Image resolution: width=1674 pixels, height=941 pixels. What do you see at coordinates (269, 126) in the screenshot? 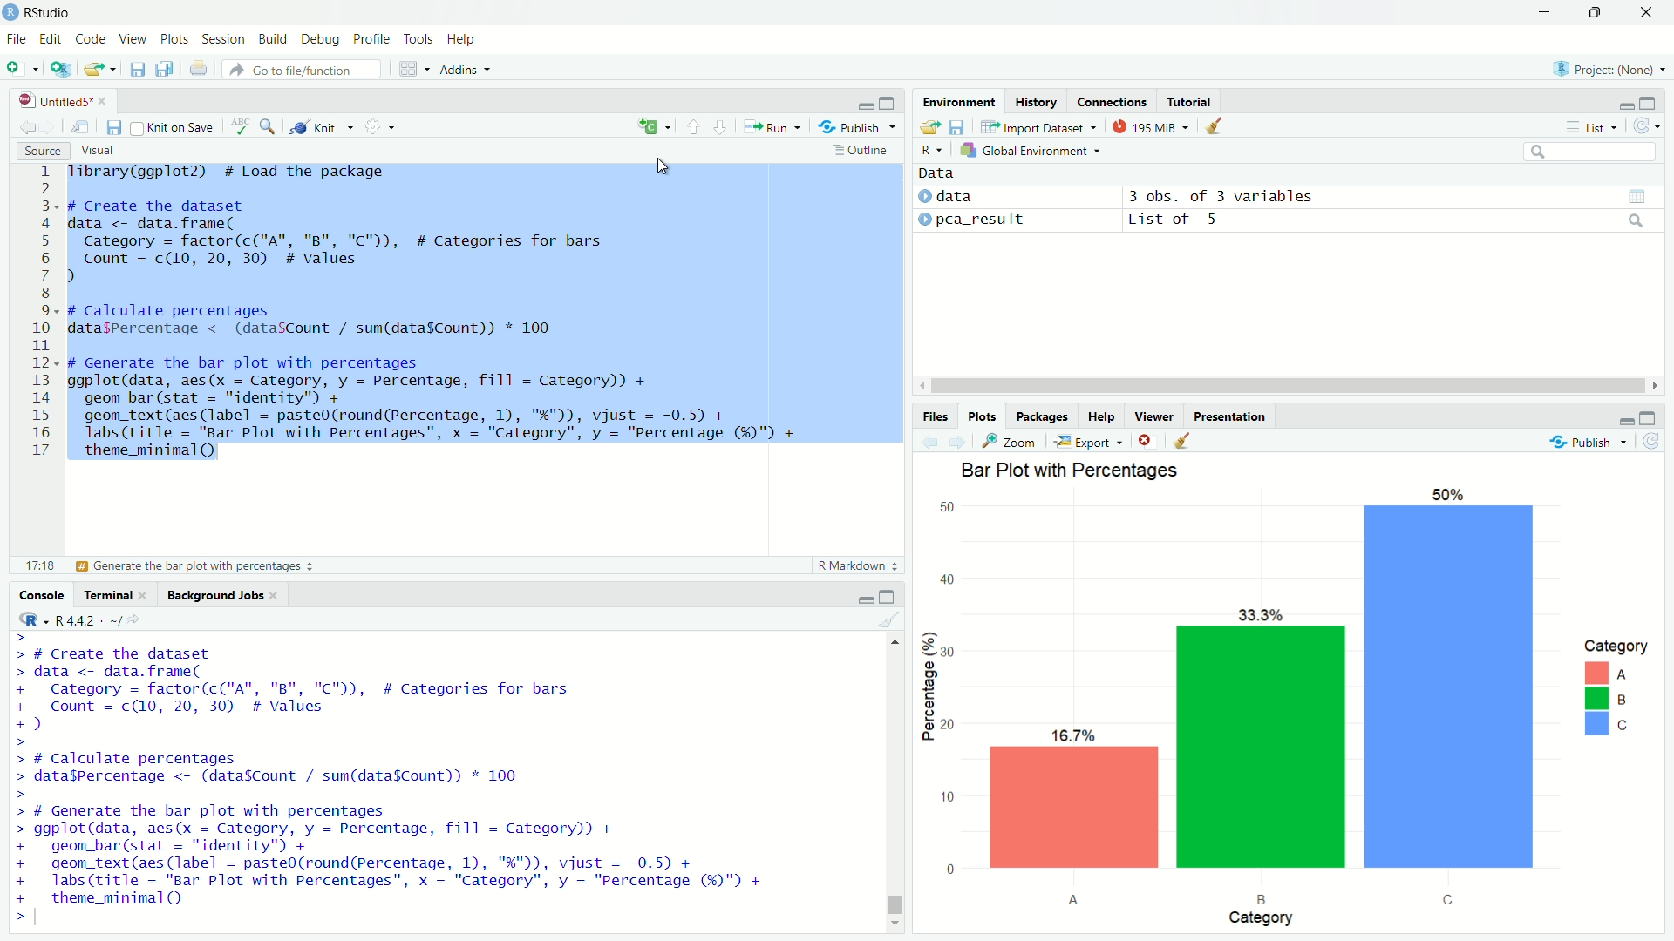
I see `find and repace` at bounding box center [269, 126].